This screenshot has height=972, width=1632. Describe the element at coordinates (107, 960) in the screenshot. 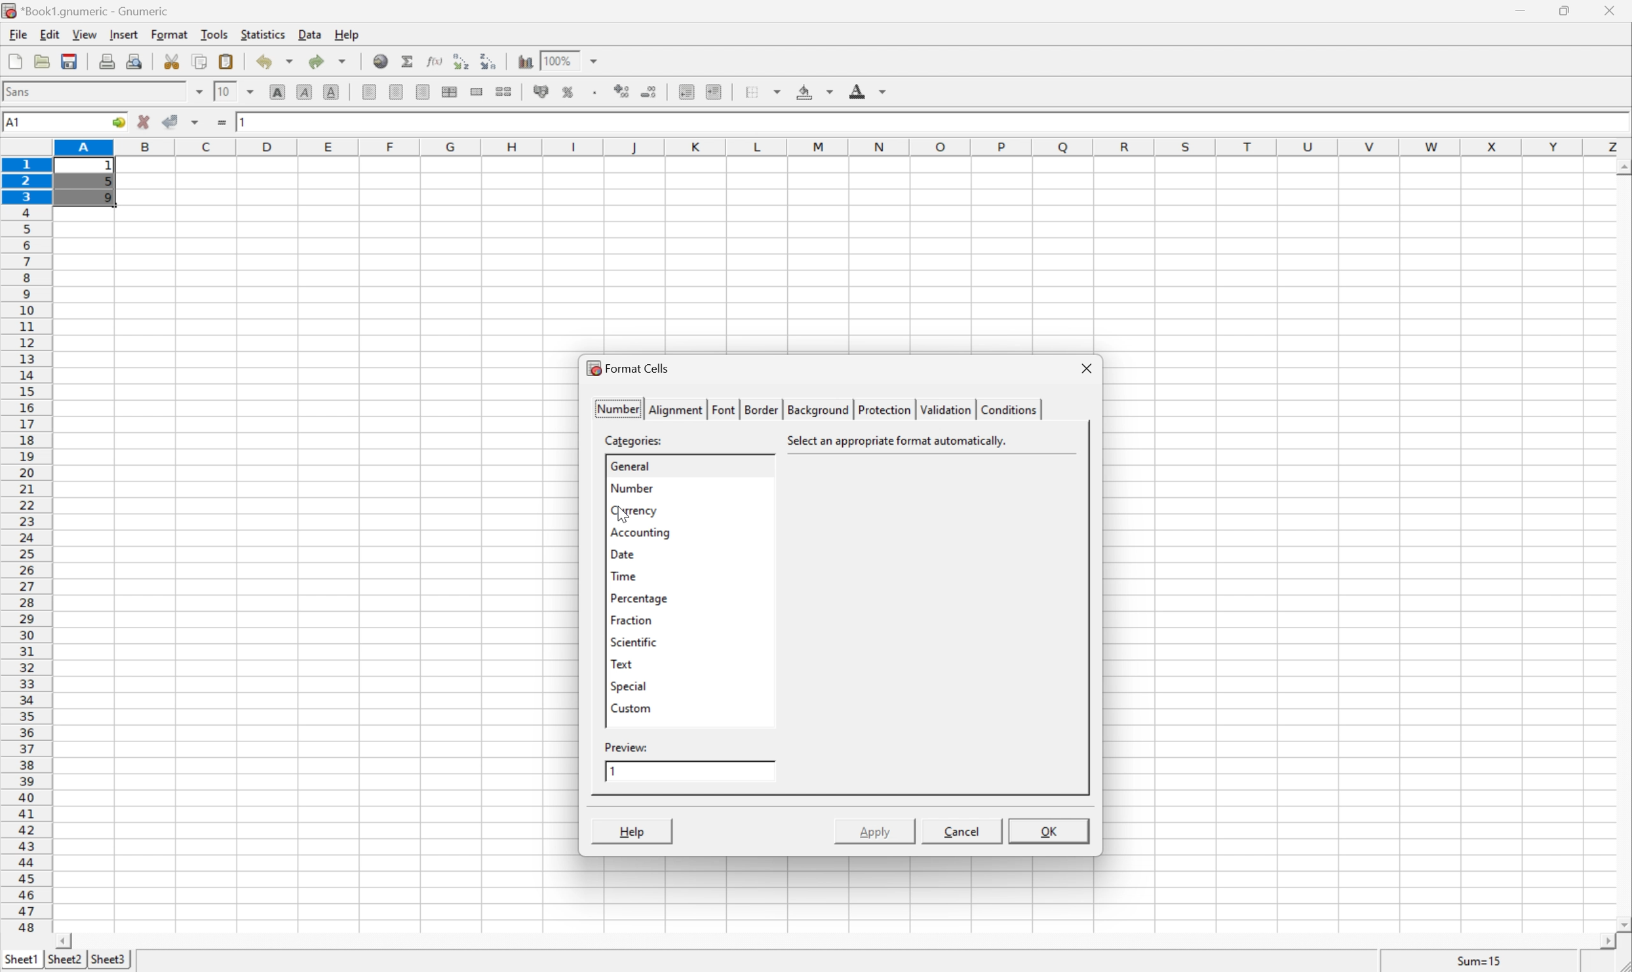

I see `sheet3` at that location.